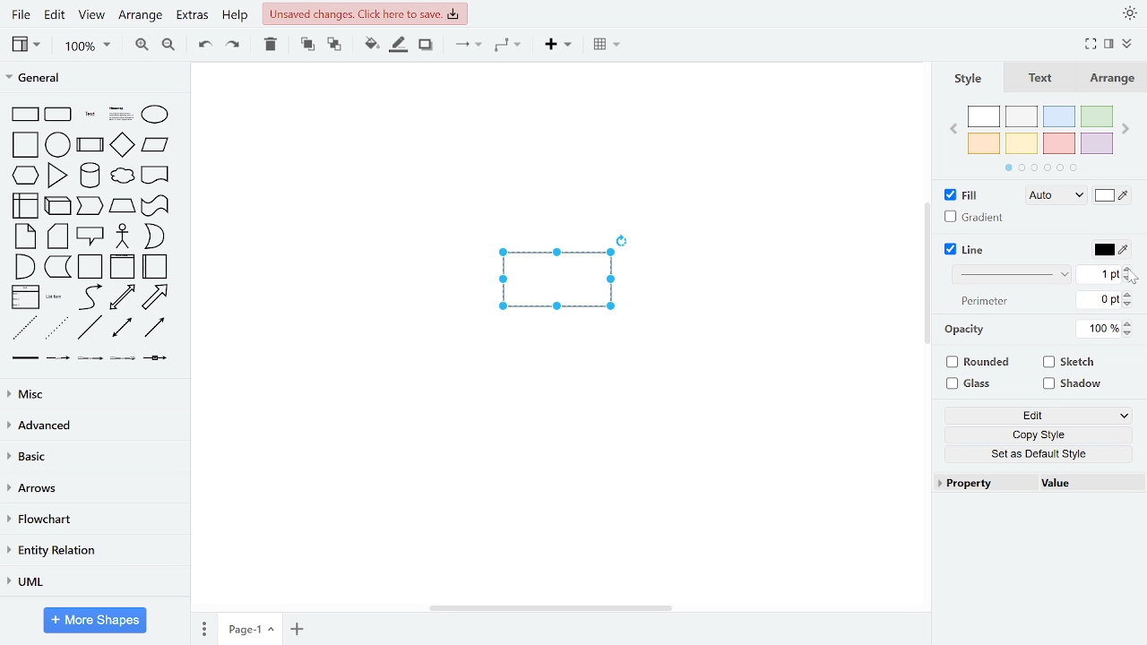 The height and width of the screenshot is (645, 1147). What do you see at coordinates (89, 206) in the screenshot?
I see `general shapes` at bounding box center [89, 206].